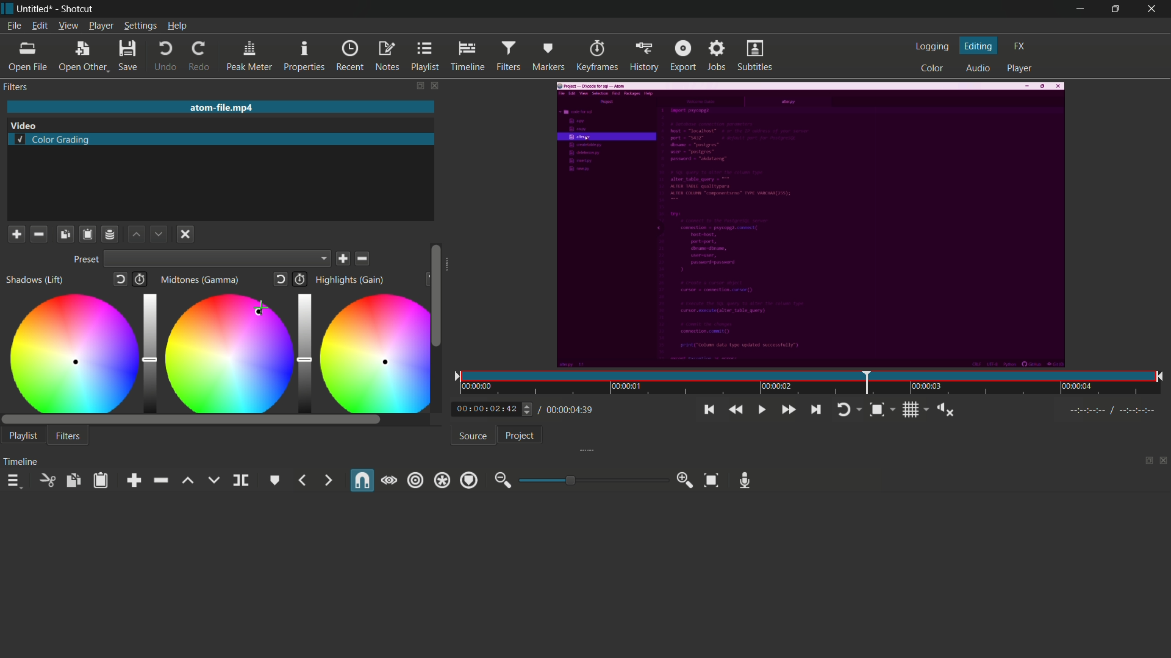 This screenshot has width=1171, height=658. Describe the element at coordinates (110, 234) in the screenshot. I see `Channel` at that location.